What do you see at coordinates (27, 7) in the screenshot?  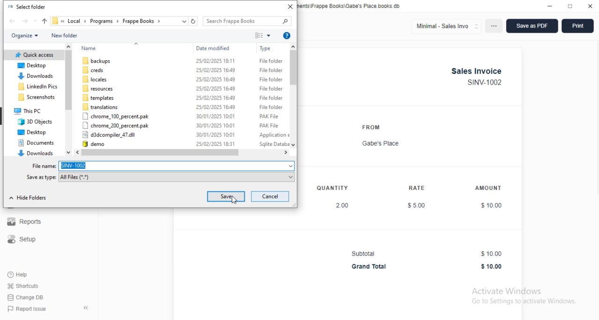 I see `select folder` at bounding box center [27, 7].